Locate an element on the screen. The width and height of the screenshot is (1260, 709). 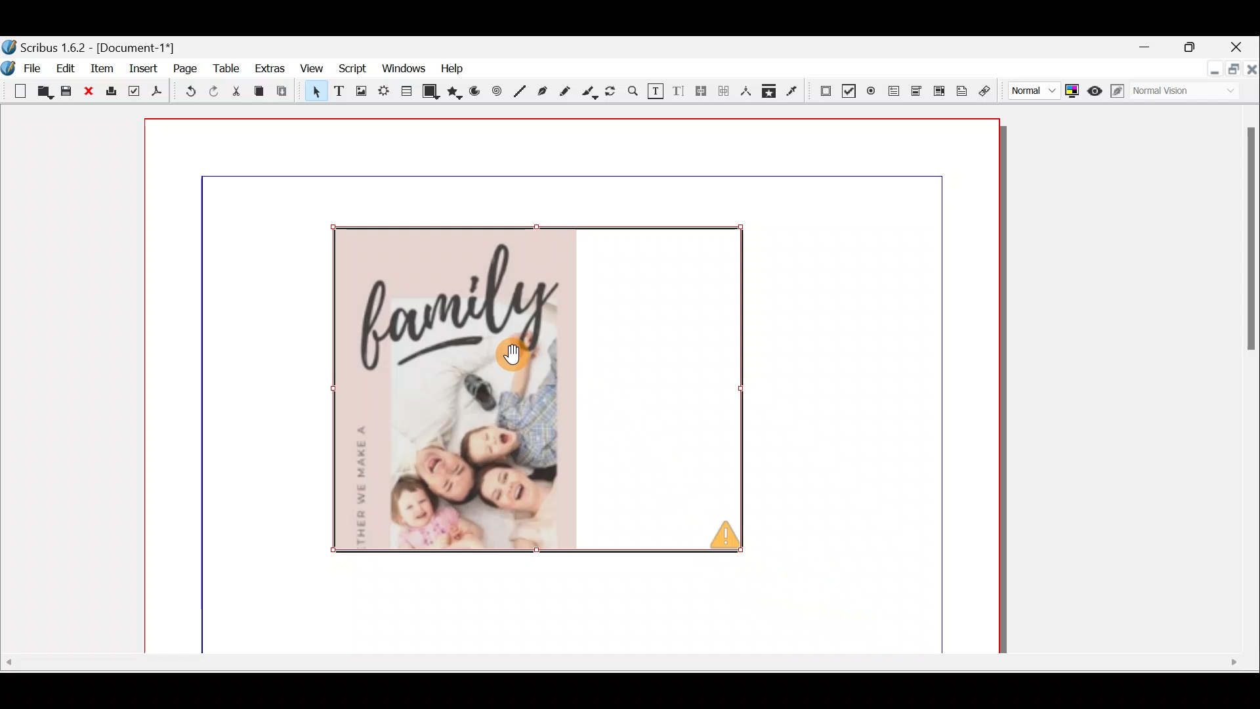
maximise is located at coordinates (1194, 49).